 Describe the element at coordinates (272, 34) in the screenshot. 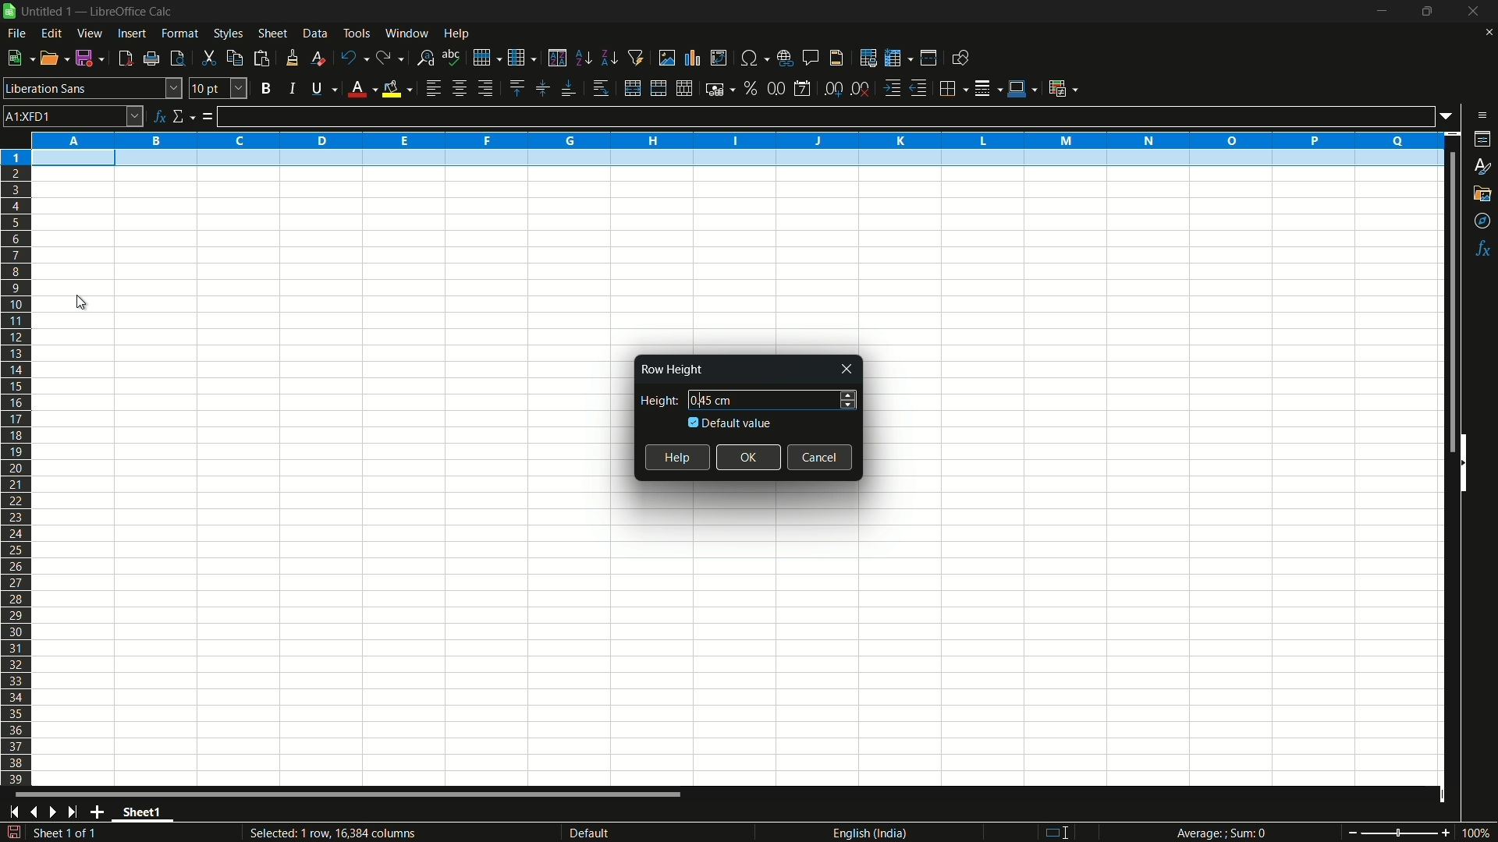

I see `sheet menu` at that location.